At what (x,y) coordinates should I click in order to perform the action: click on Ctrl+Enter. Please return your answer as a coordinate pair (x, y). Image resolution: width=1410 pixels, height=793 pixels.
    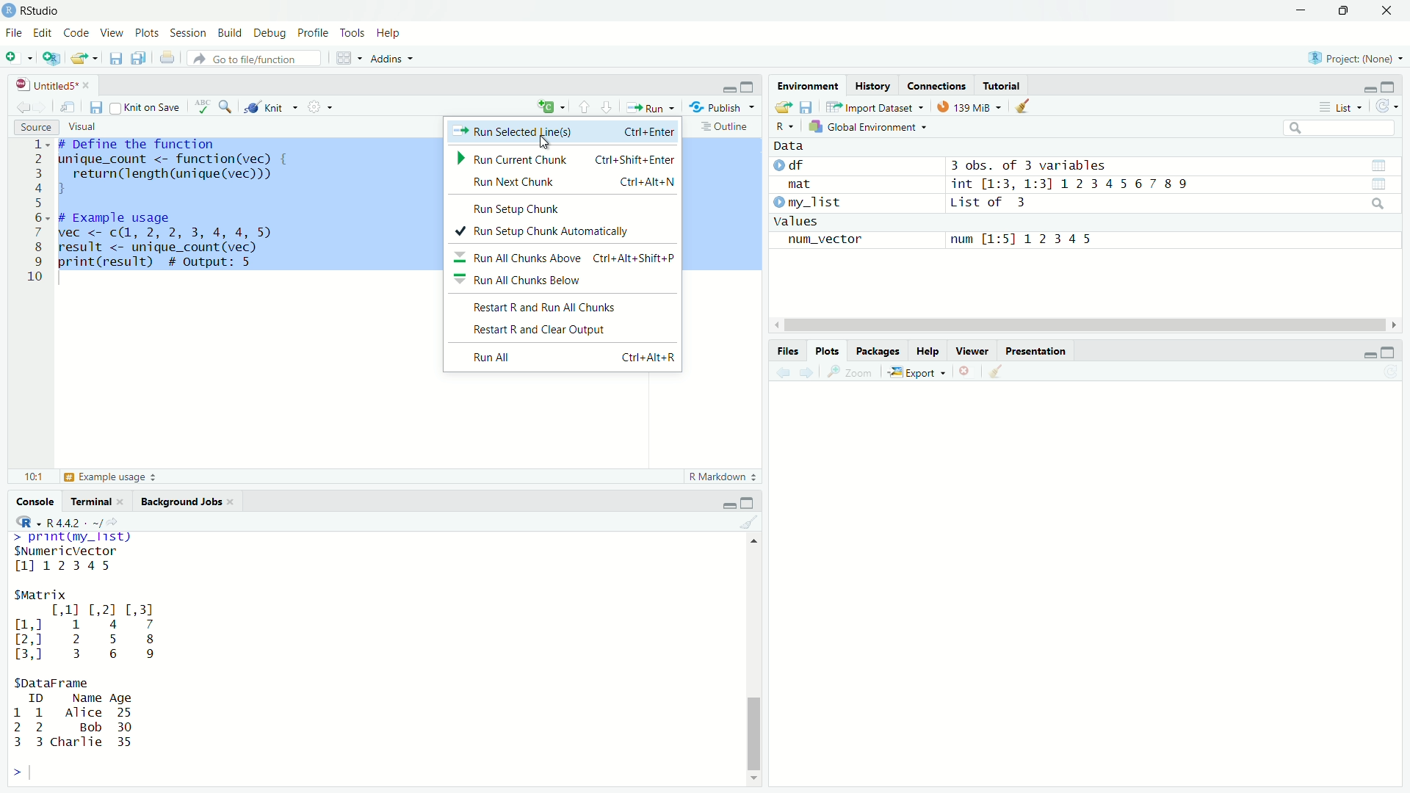
    Looking at the image, I should click on (649, 131).